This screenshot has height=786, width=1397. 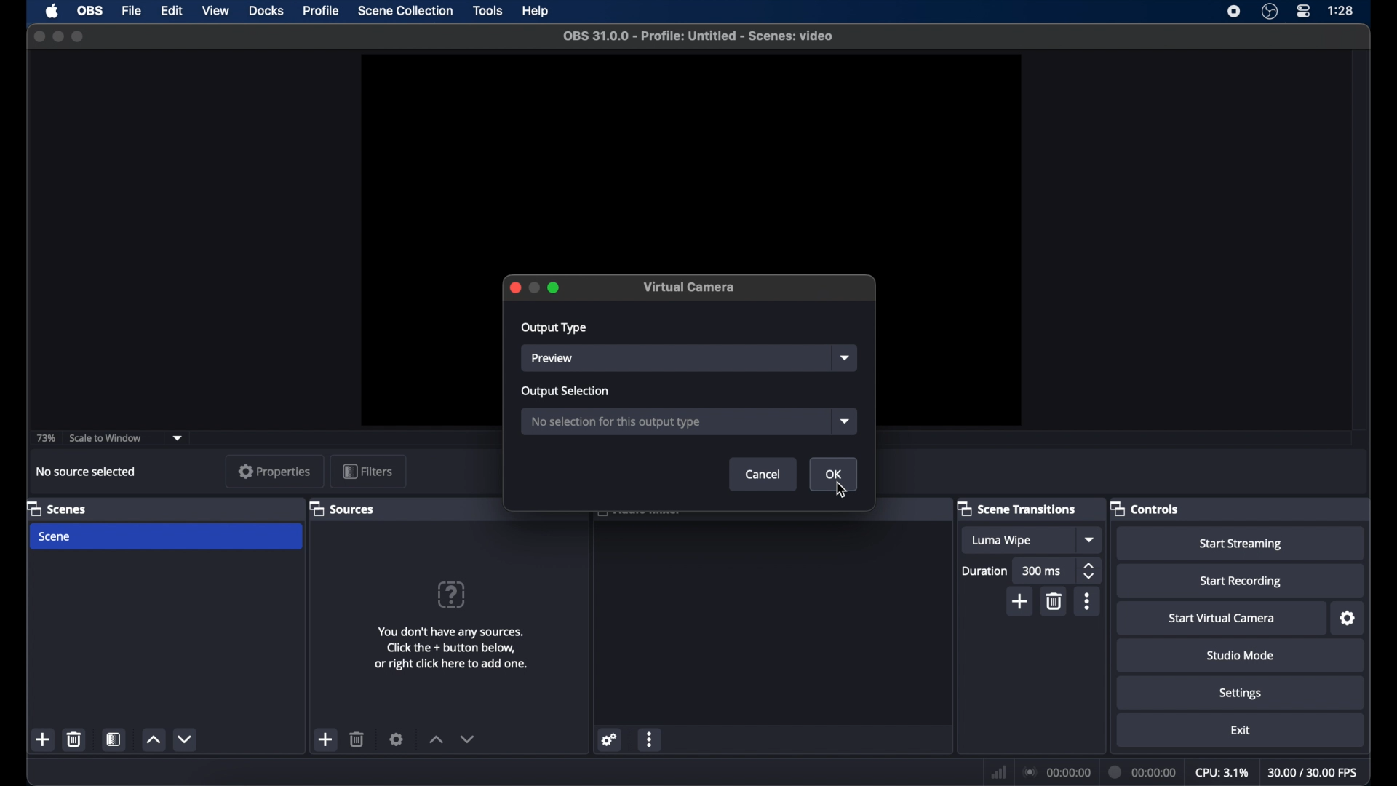 What do you see at coordinates (677, 358) in the screenshot?
I see `source` at bounding box center [677, 358].